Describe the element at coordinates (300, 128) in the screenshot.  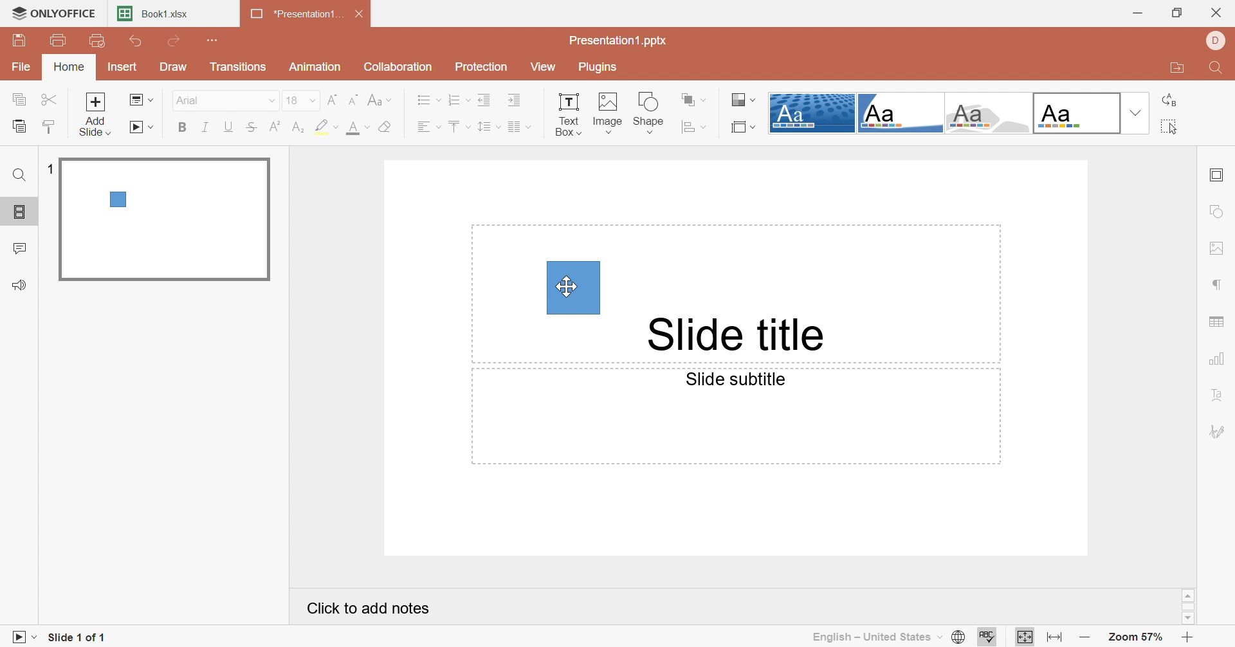
I see `Subscript` at that location.